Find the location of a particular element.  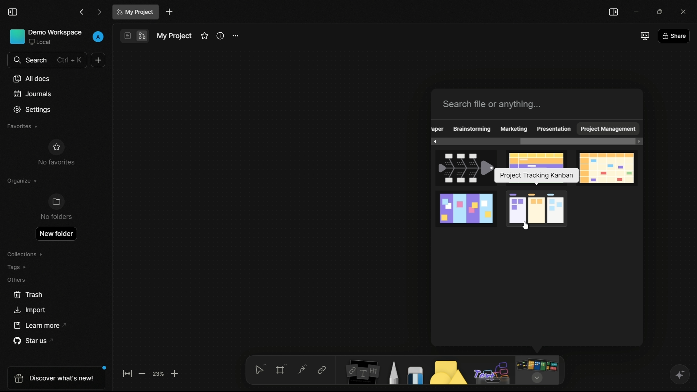

full screen is located at coordinates (644, 36).